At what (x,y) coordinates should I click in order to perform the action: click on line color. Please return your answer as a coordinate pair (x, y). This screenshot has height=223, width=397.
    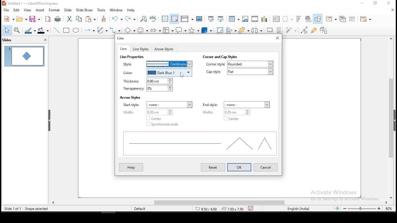
    Looking at the image, I should click on (29, 31).